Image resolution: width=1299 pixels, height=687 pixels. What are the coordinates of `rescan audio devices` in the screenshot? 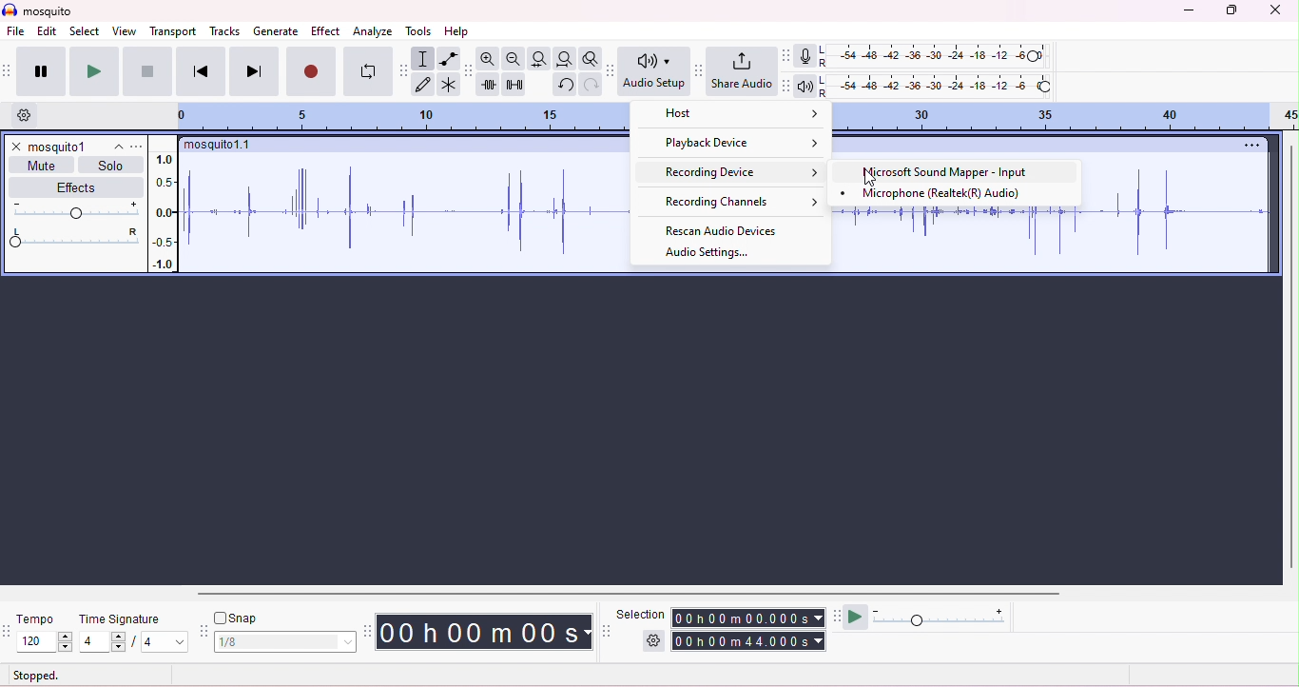 It's located at (724, 228).